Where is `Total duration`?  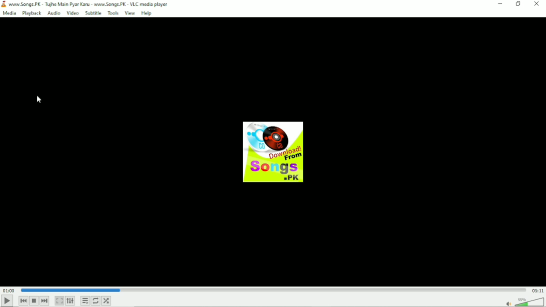 Total duration is located at coordinates (538, 291).